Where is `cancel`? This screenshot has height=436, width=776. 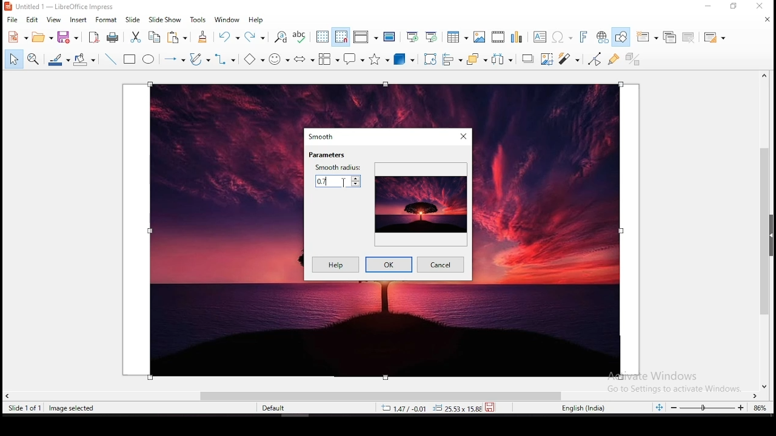
cancel is located at coordinates (442, 265).